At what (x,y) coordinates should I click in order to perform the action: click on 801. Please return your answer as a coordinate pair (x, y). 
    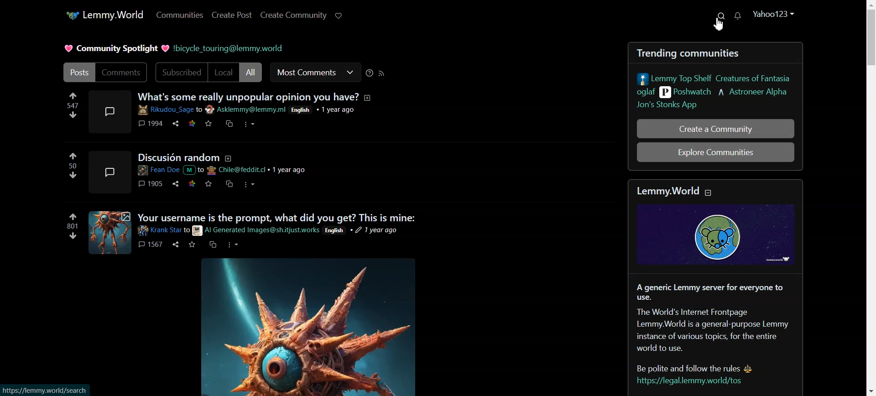
    Looking at the image, I should click on (72, 227).